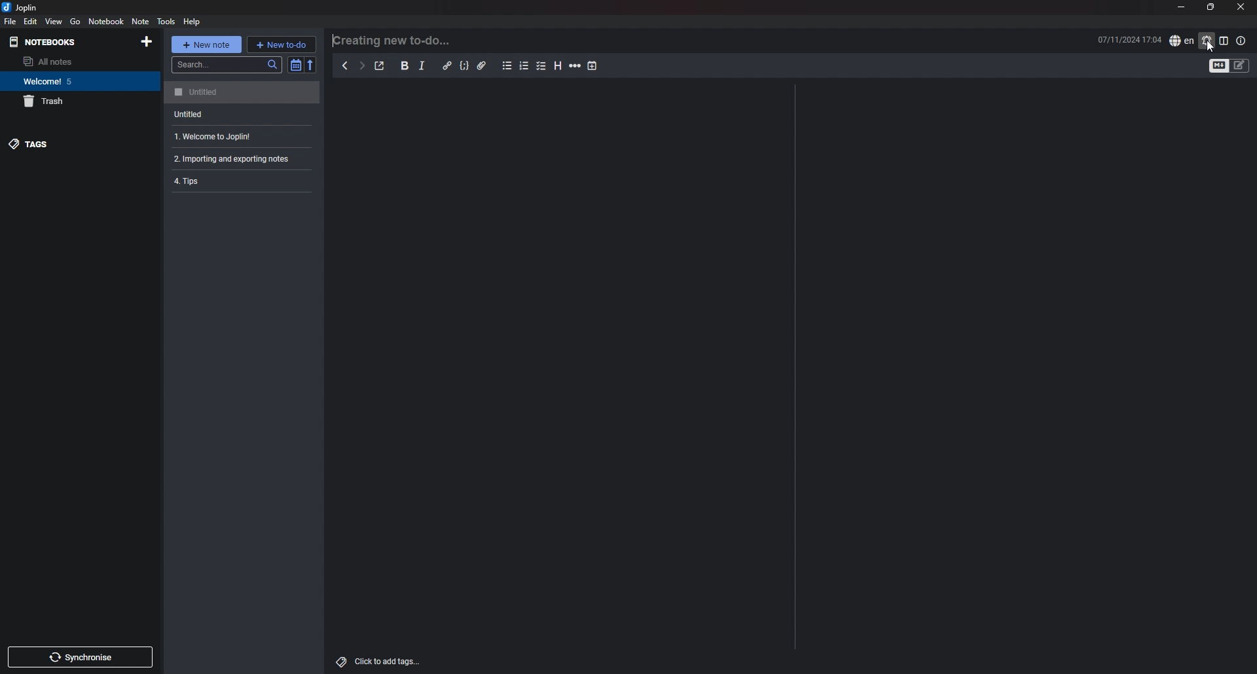 The height and width of the screenshot is (674, 1257). Describe the element at coordinates (166, 22) in the screenshot. I see `tools` at that location.